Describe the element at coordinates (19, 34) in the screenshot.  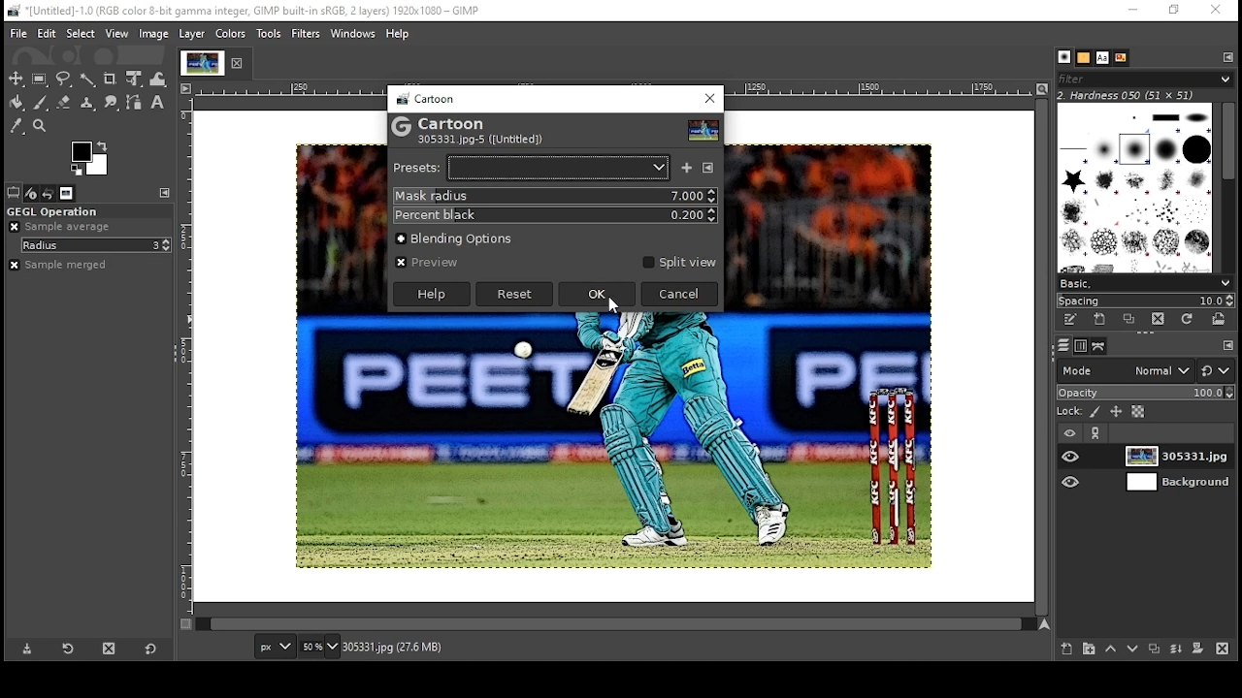
I see `file` at that location.